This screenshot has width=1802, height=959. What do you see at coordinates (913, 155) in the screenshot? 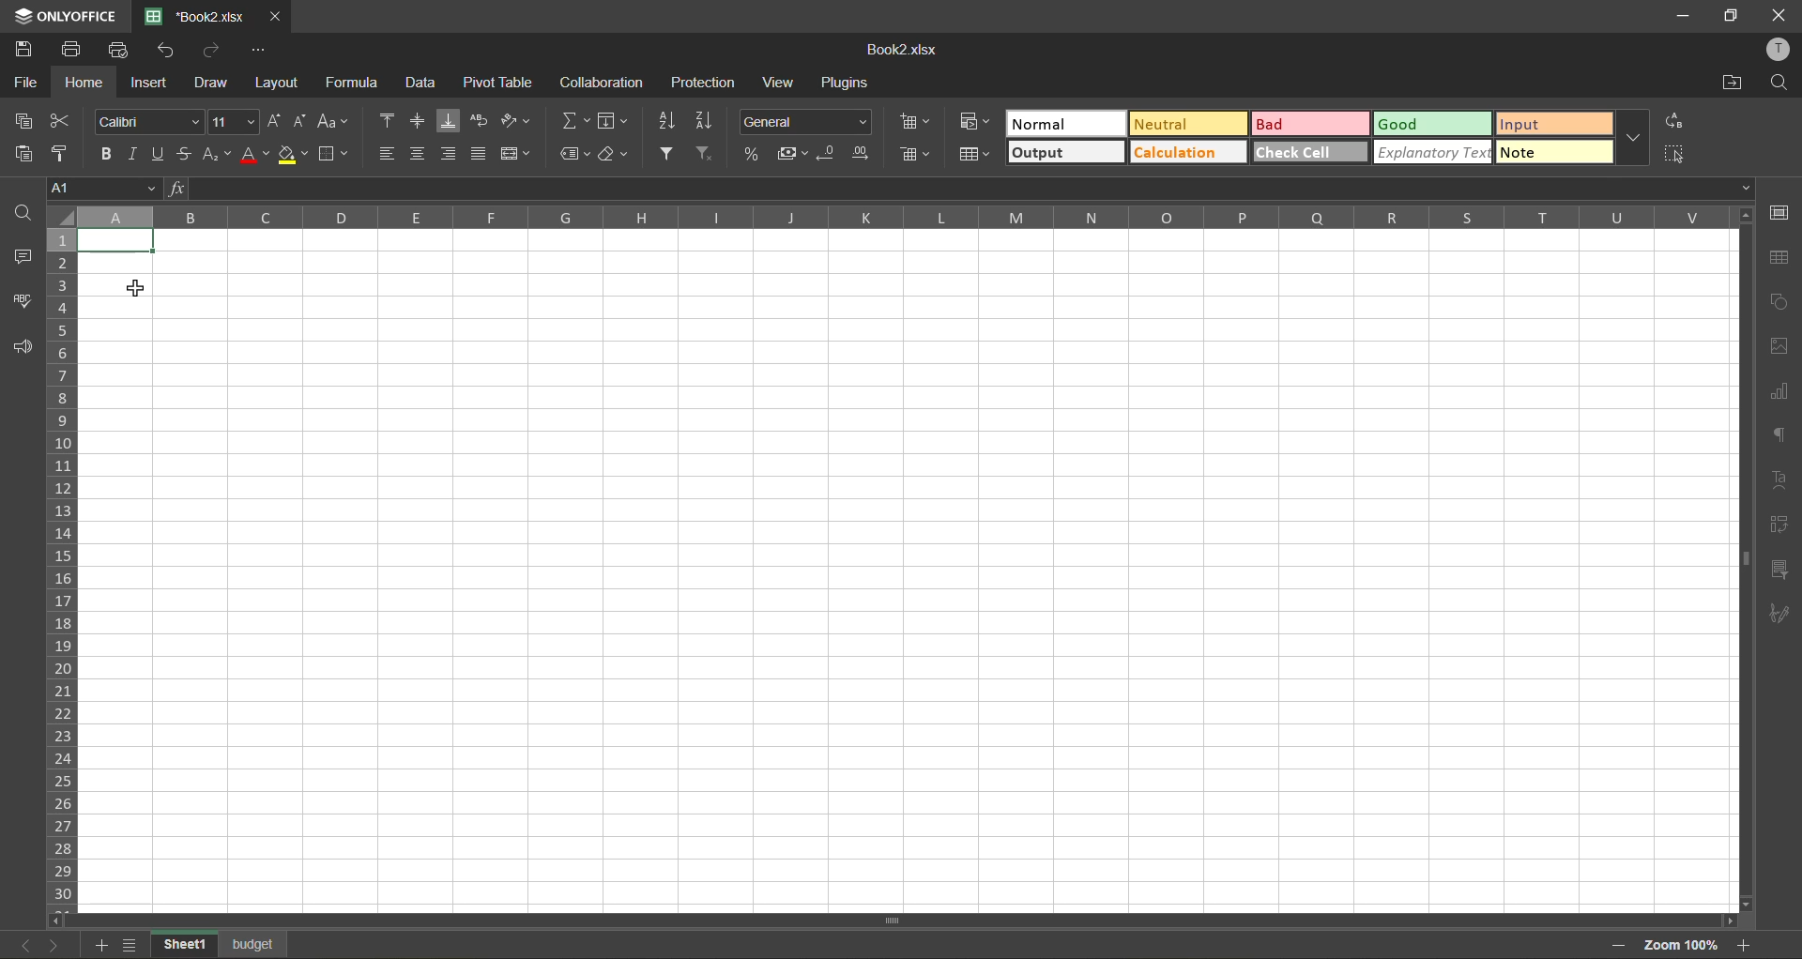
I see `delete cells ` at bounding box center [913, 155].